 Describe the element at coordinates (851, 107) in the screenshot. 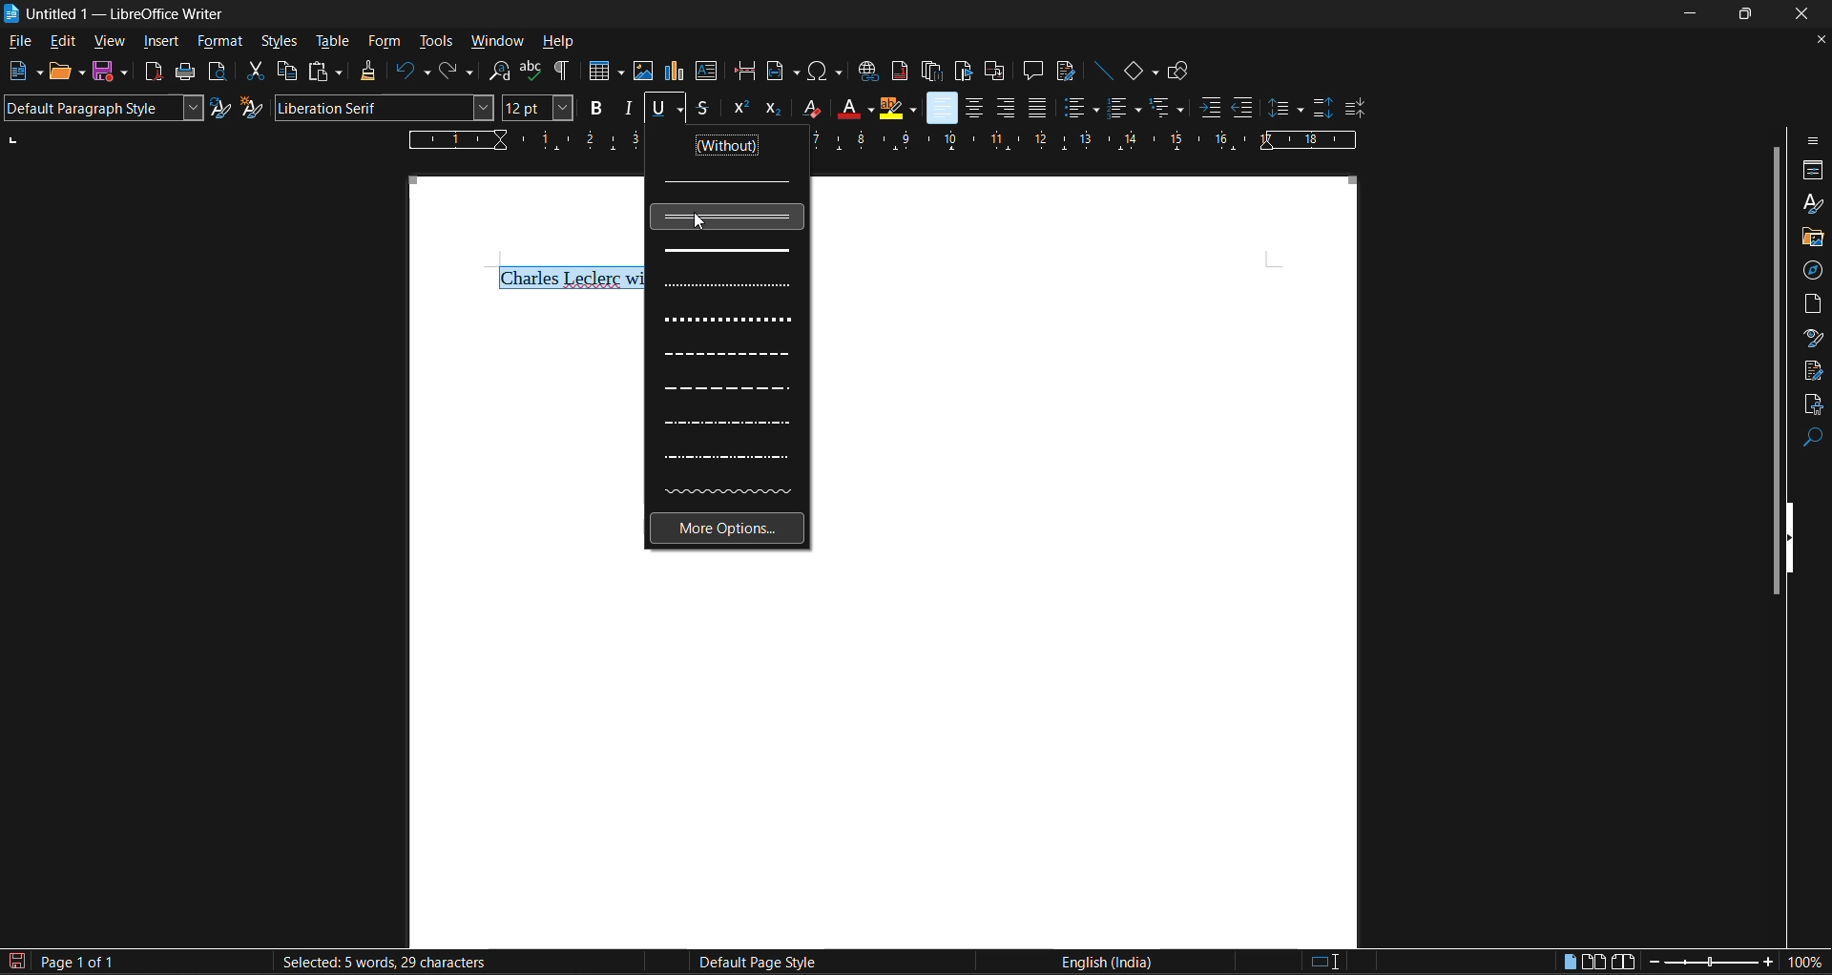

I see `font color` at that location.